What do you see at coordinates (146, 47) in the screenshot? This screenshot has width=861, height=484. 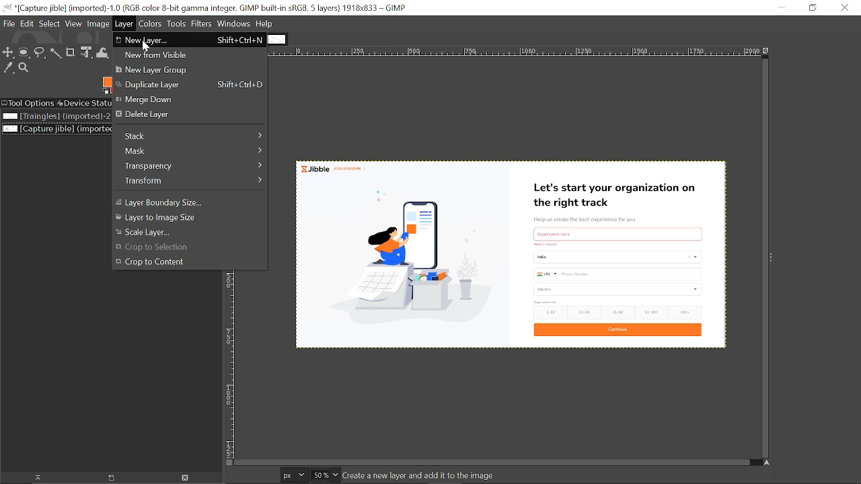 I see `cursor` at bounding box center [146, 47].